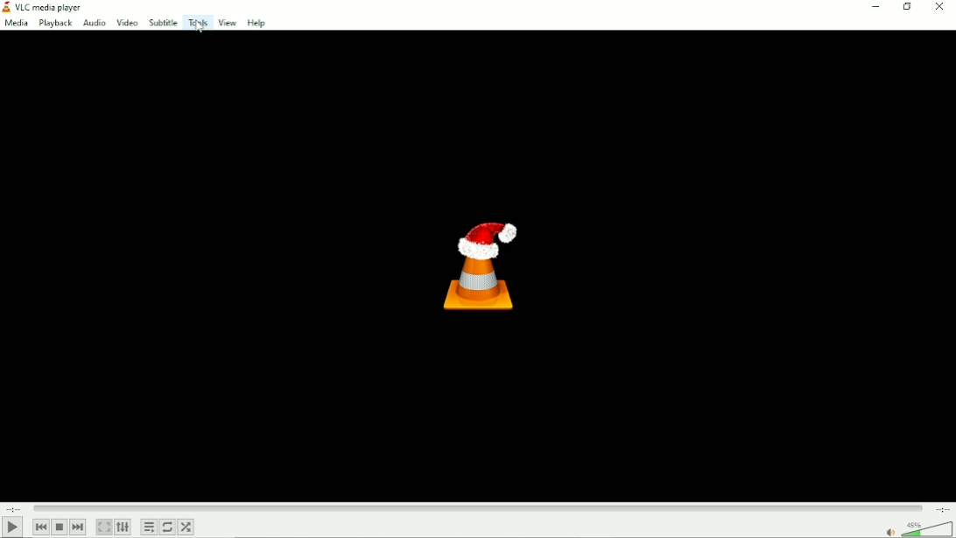 The width and height of the screenshot is (956, 538). What do you see at coordinates (940, 509) in the screenshot?
I see `total duration` at bounding box center [940, 509].